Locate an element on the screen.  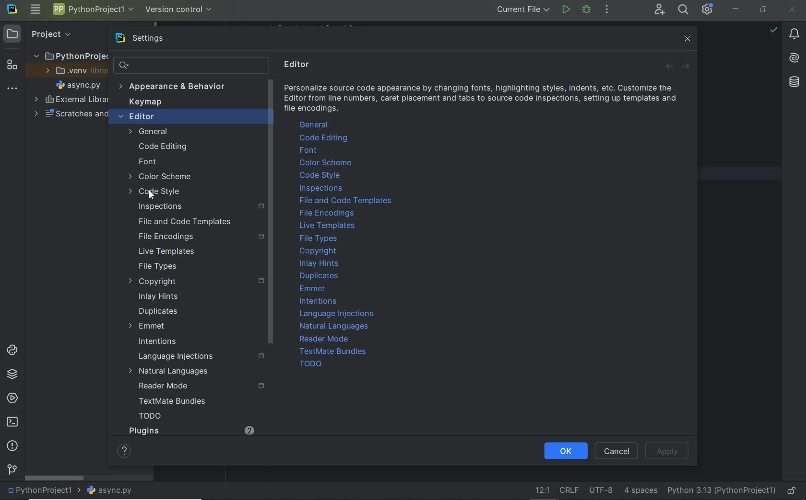
Intentions is located at coordinates (158, 342).